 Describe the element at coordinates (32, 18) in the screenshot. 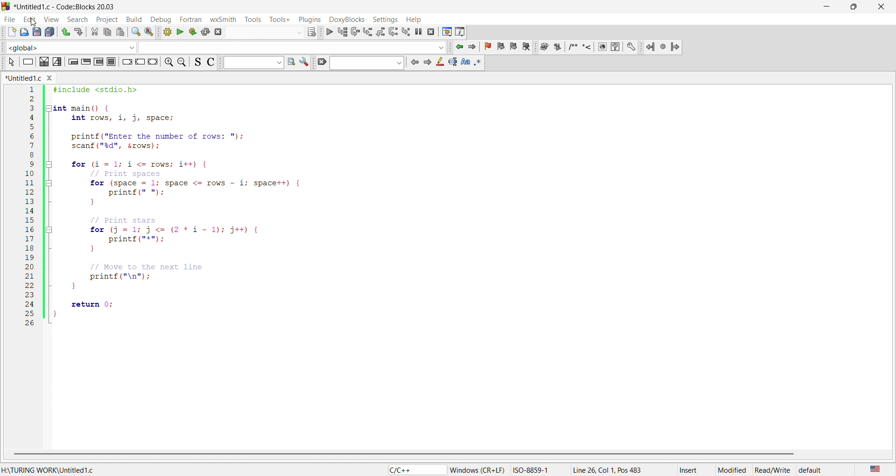

I see `edit ` at that location.